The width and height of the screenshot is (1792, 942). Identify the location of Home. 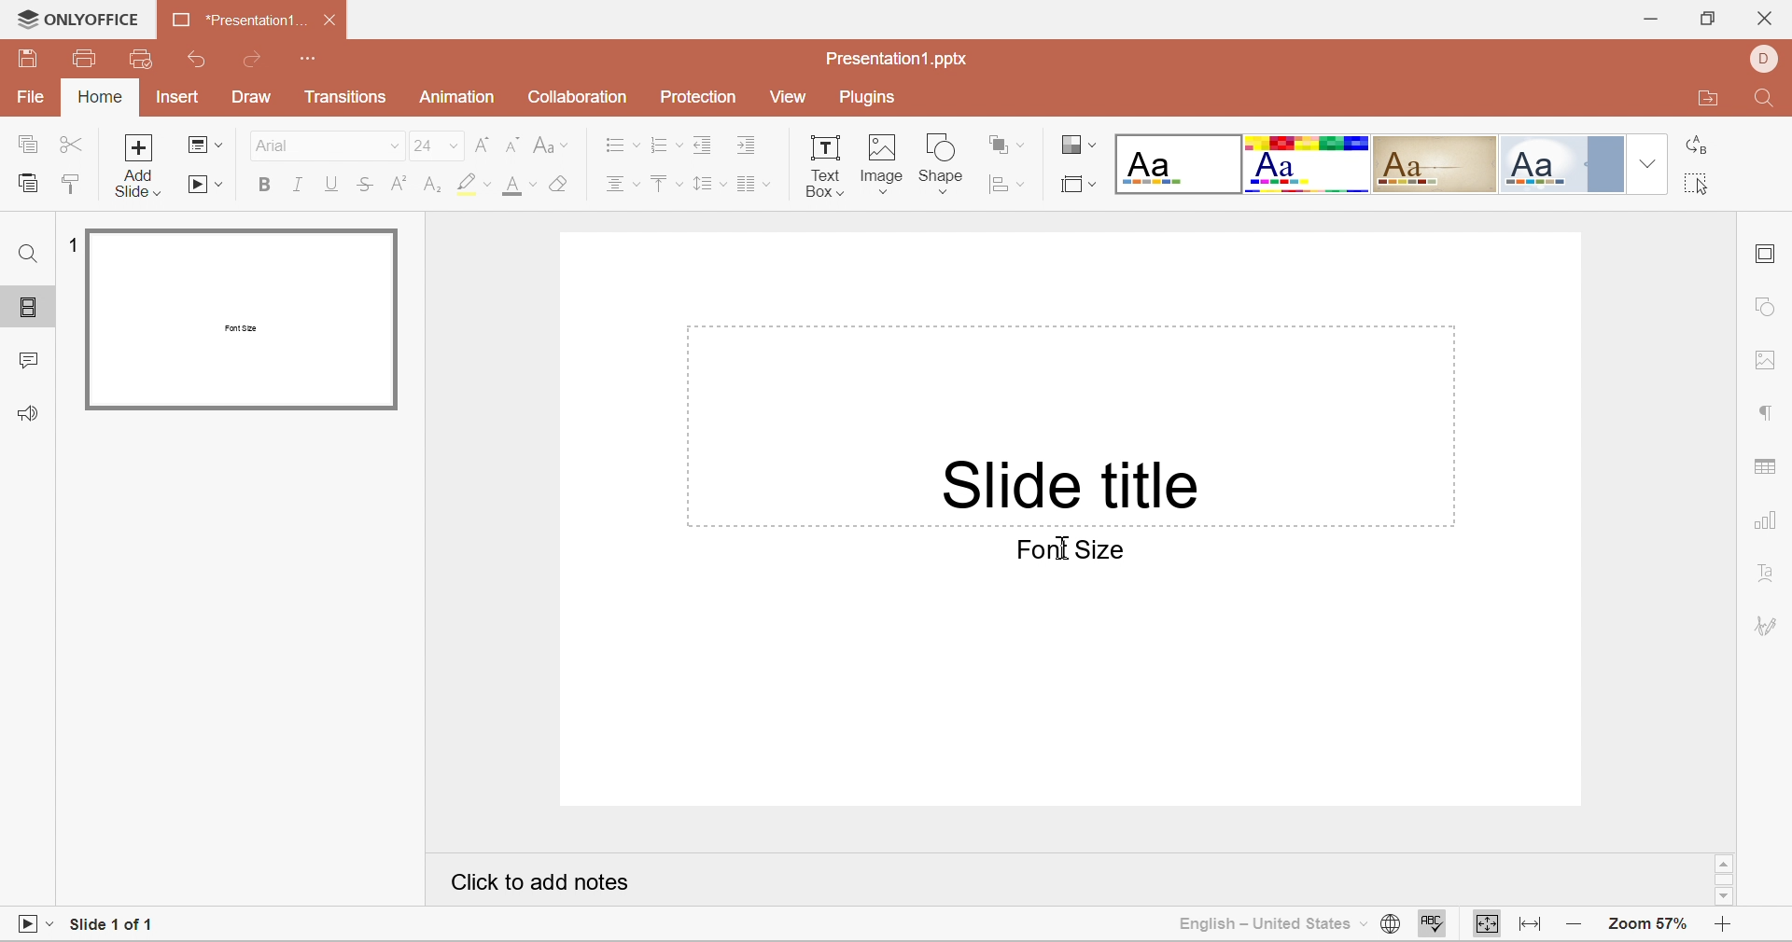
(98, 98).